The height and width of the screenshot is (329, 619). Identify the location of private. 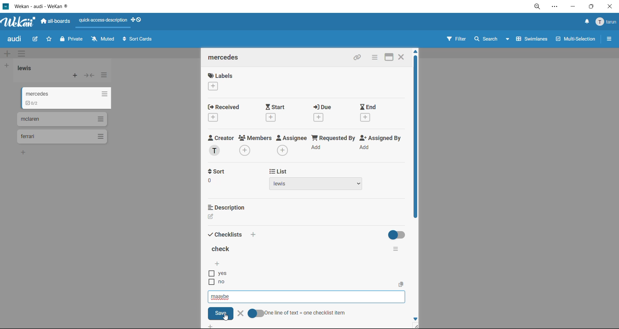
(73, 40).